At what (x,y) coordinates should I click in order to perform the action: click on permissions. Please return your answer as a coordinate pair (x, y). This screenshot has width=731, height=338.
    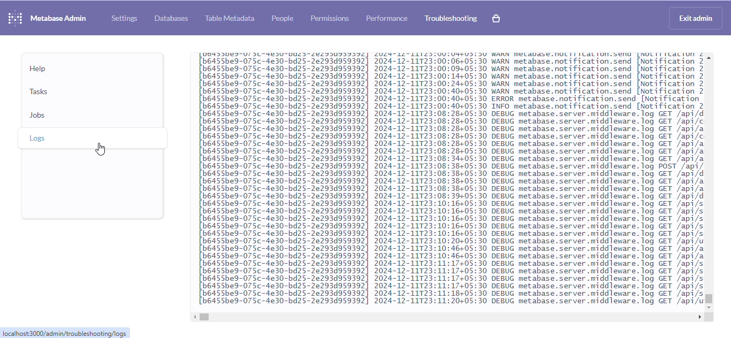
    Looking at the image, I should click on (330, 19).